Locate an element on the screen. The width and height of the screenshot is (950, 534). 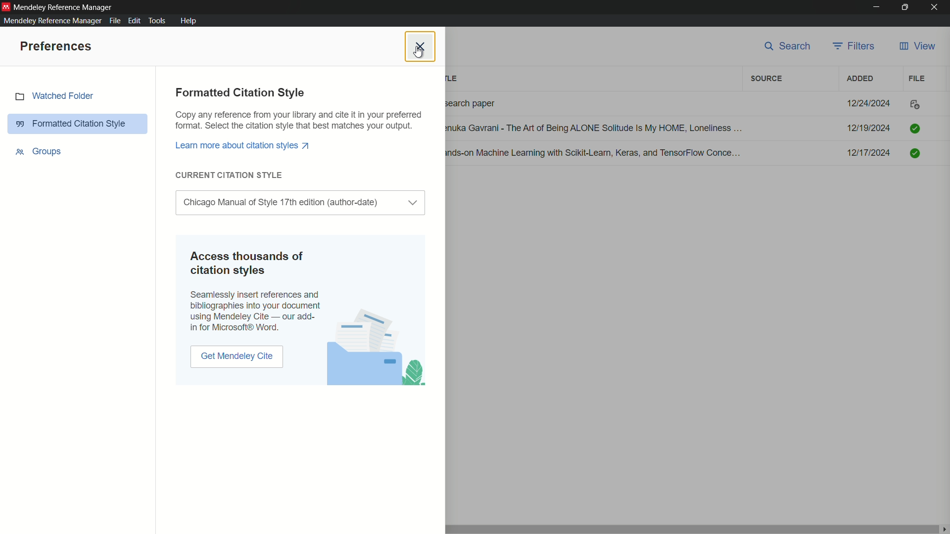
file is located at coordinates (917, 78).